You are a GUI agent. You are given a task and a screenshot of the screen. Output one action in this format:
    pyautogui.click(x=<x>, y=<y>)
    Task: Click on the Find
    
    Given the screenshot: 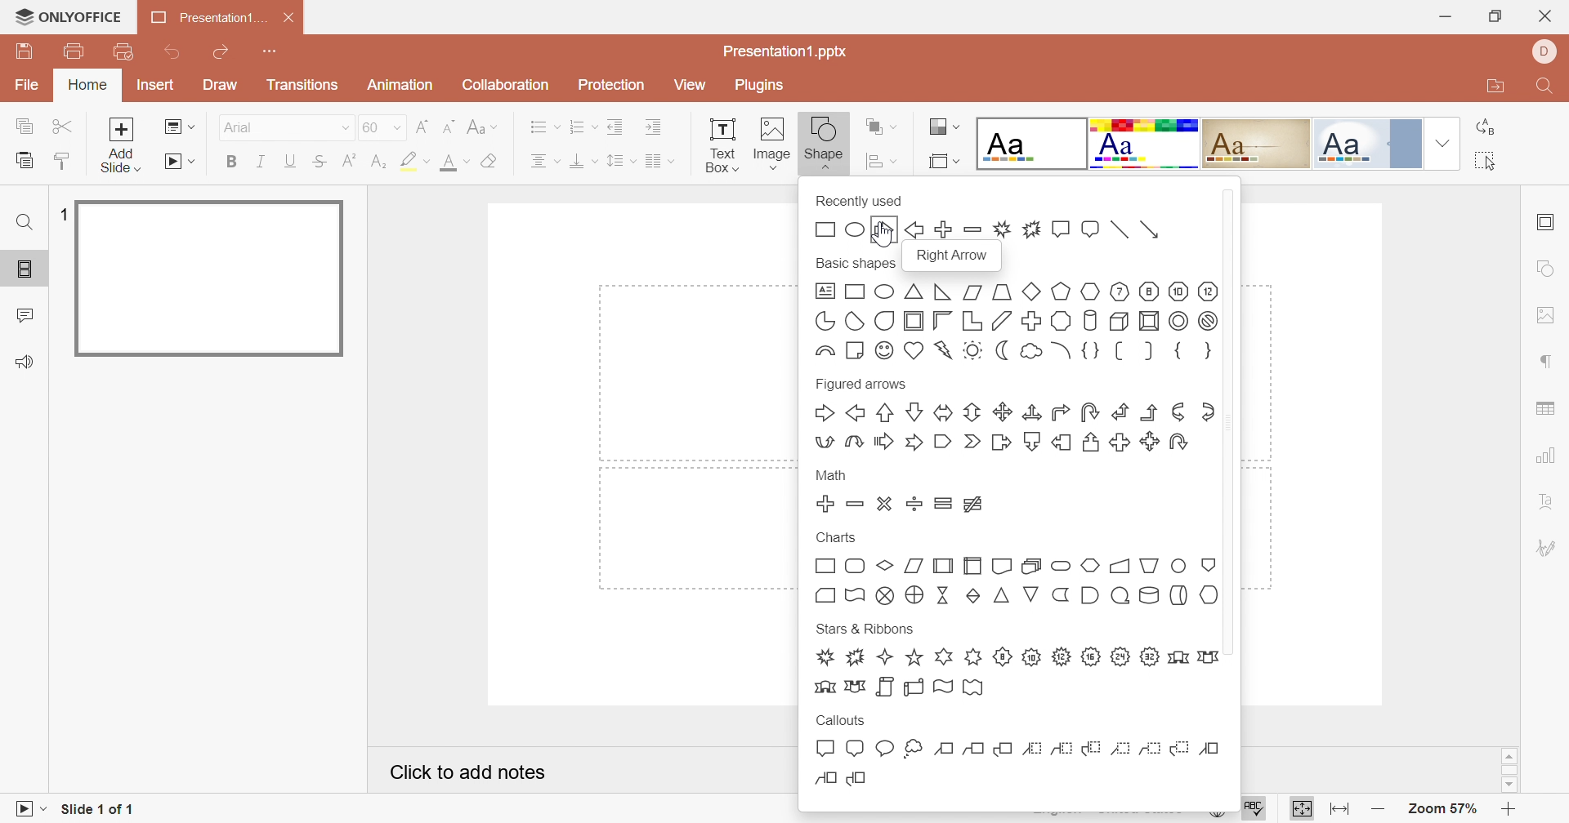 What is the action you would take?
    pyautogui.click(x=27, y=222)
    